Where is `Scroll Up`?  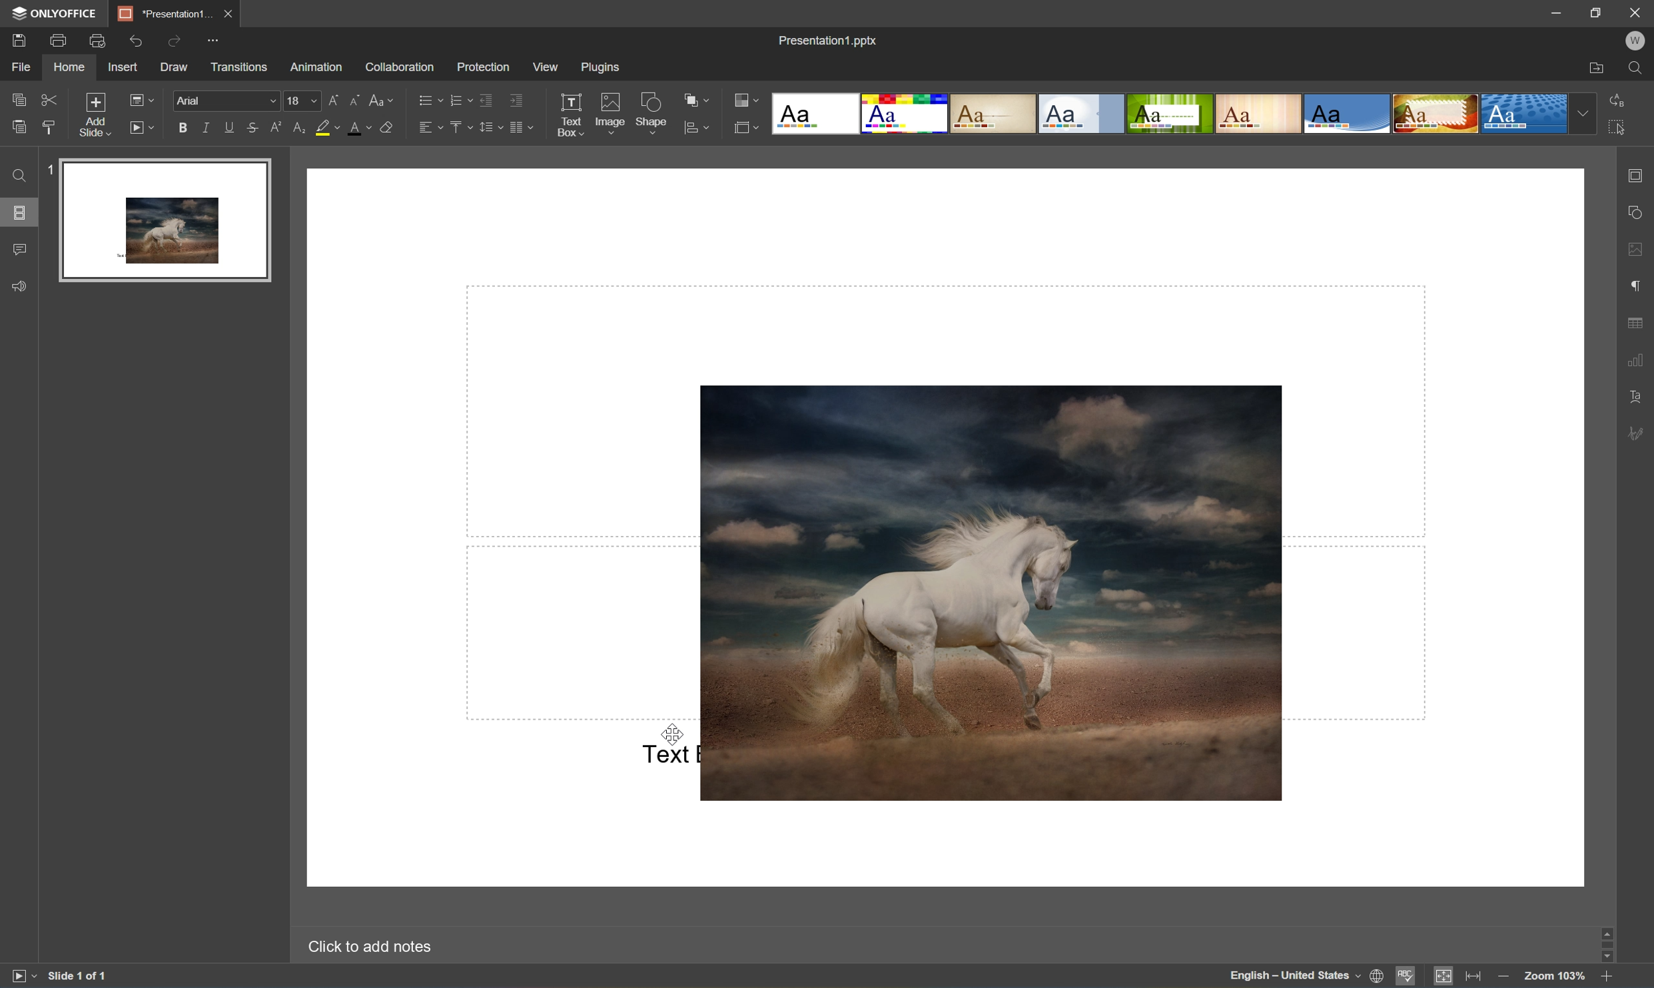 Scroll Up is located at coordinates (1605, 927).